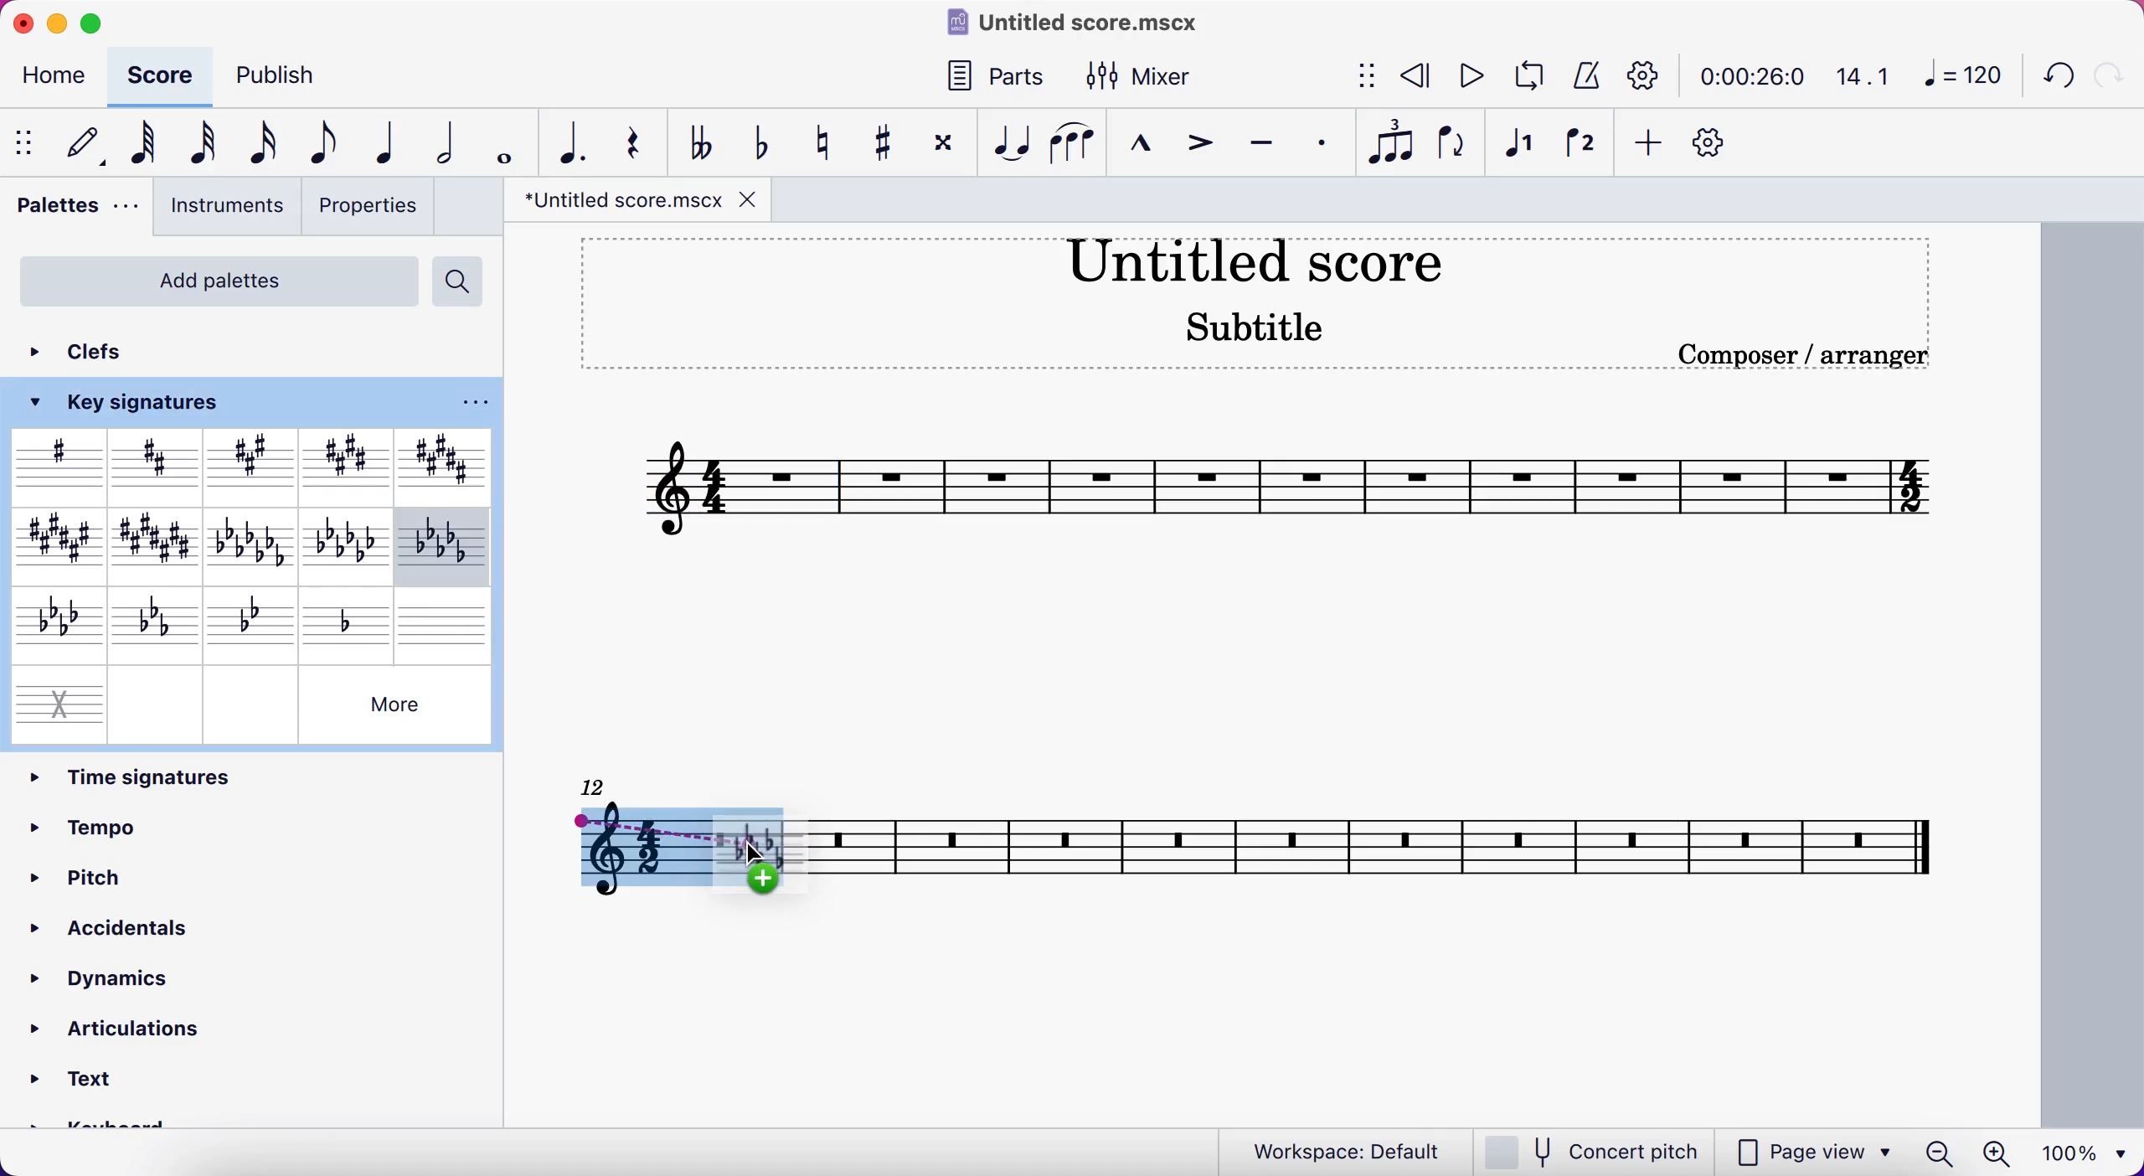 The height and width of the screenshot is (1176, 2144). What do you see at coordinates (451, 139) in the screenshot?
I see `half note` at bounding box center [451, 139].